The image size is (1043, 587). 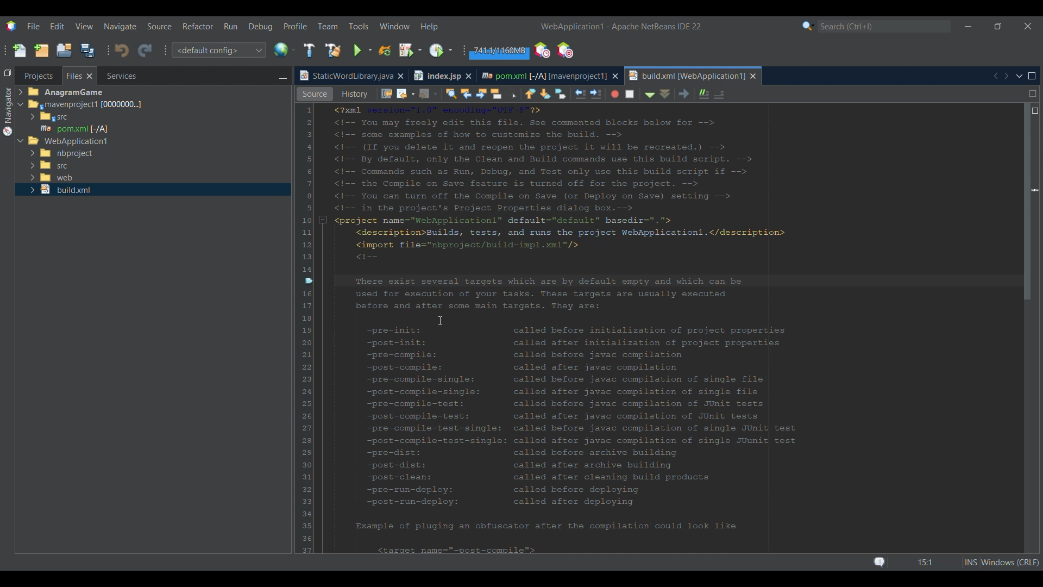 What do you see at coordinates (943, 563) in the screenshot?
I see `Status bar details changed` at bounding box center [943, 563].